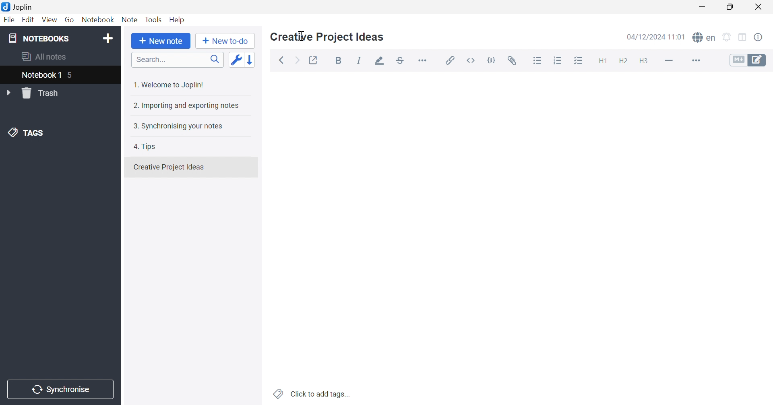 The width and height of the screenshot is (773, 405). Describe the element at coordinates (236, 60) in the screenshot. I see `Toggle sort order field` at that location.